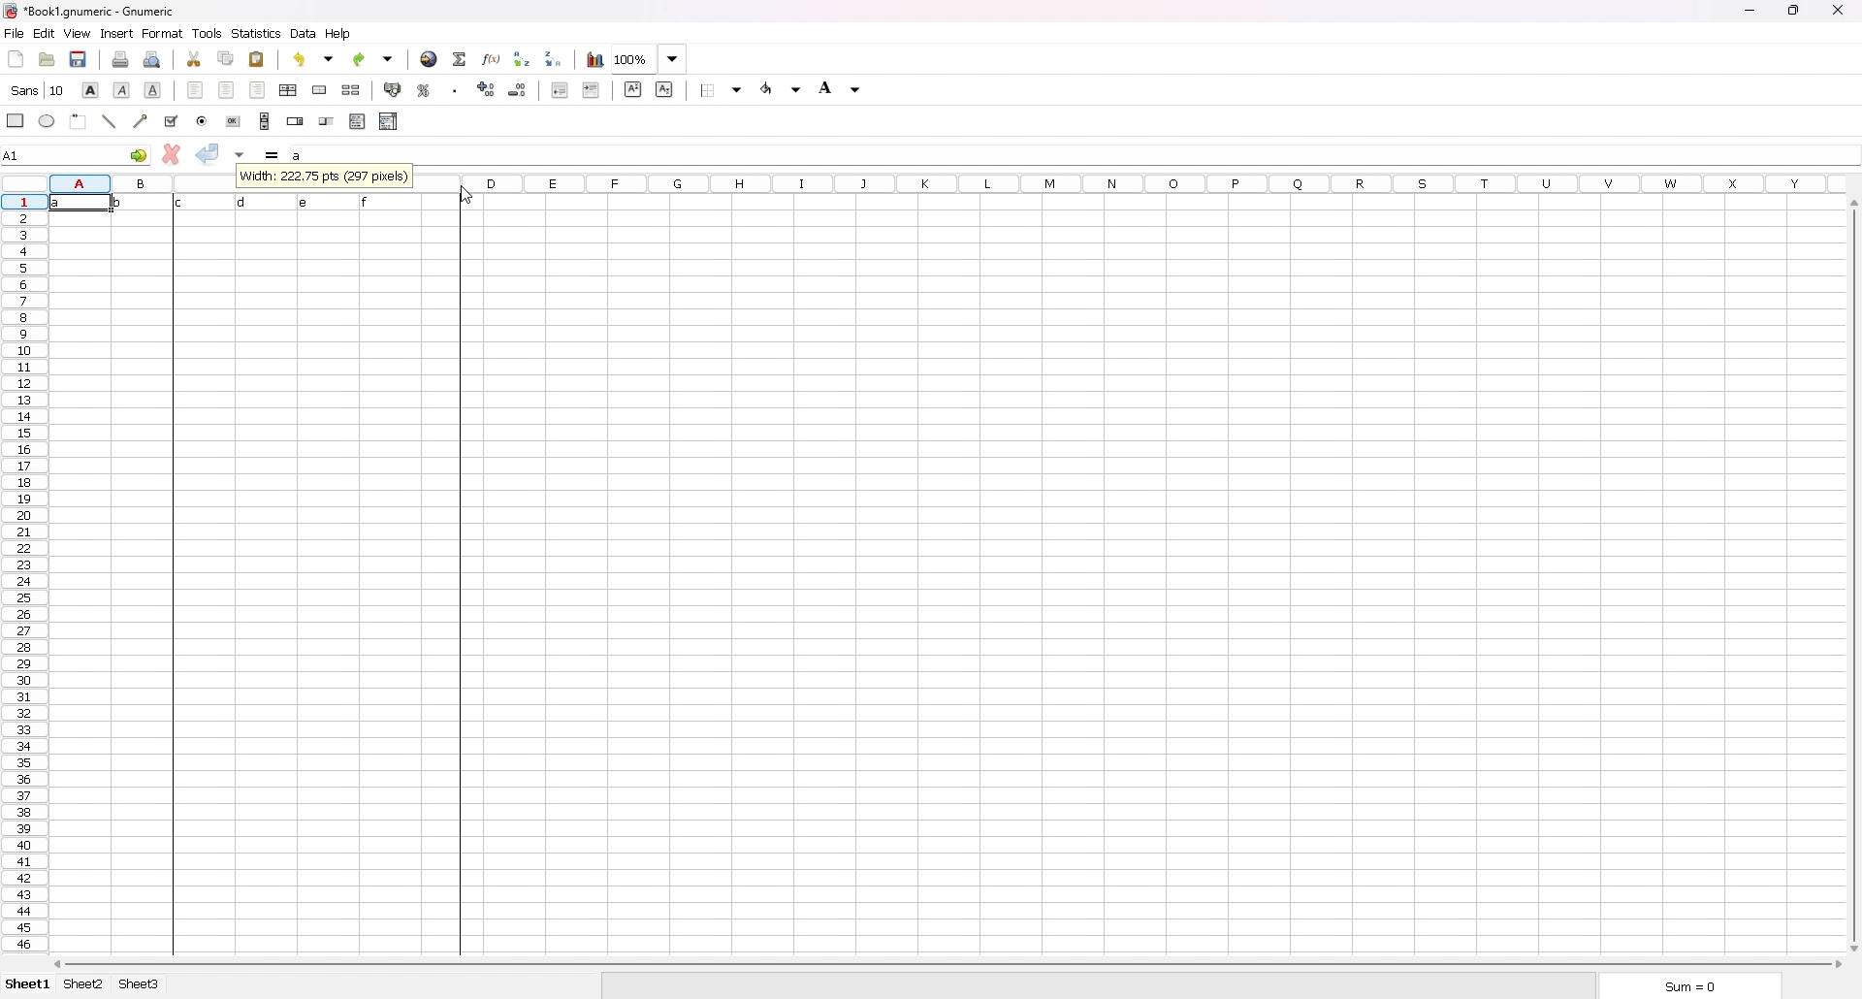 The height and width of the screenshot is (999, 1862). I want to click on rows, so click(21, 572).